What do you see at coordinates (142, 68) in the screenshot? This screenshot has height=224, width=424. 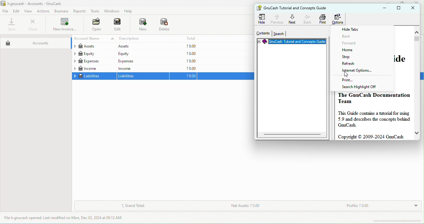 I see `income` at bounding box center [142, 68].